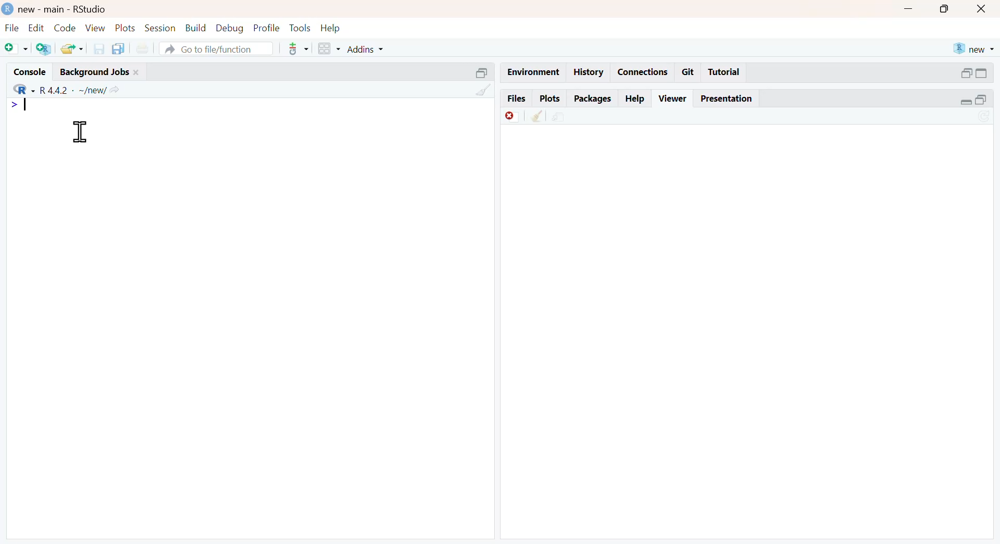  Describe the element at coordinates (984, 116) in the screenshot. I see `sync` at that location.